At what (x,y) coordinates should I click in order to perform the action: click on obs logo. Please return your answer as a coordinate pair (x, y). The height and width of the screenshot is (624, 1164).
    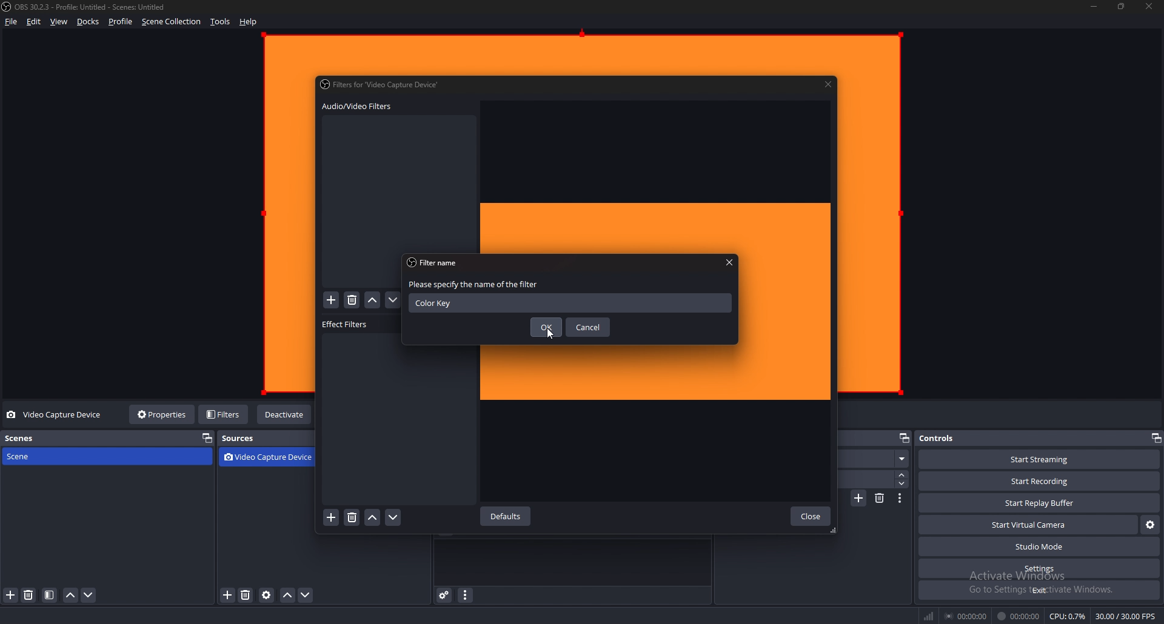
    Looking at the image, I should click on (8, 8).